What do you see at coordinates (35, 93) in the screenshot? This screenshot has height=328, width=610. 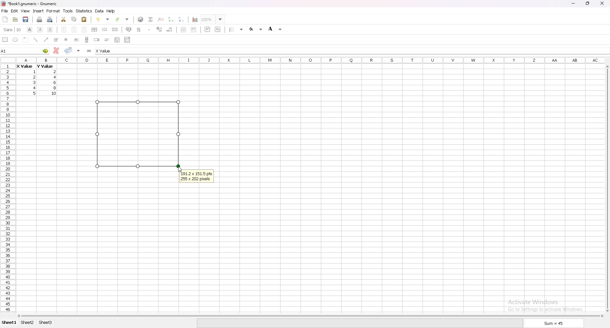 I see `value` at bounding box center [35, 93].